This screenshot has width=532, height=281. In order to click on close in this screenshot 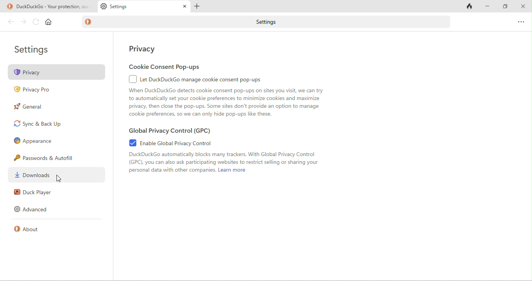, I will do `click(522, 6)`.